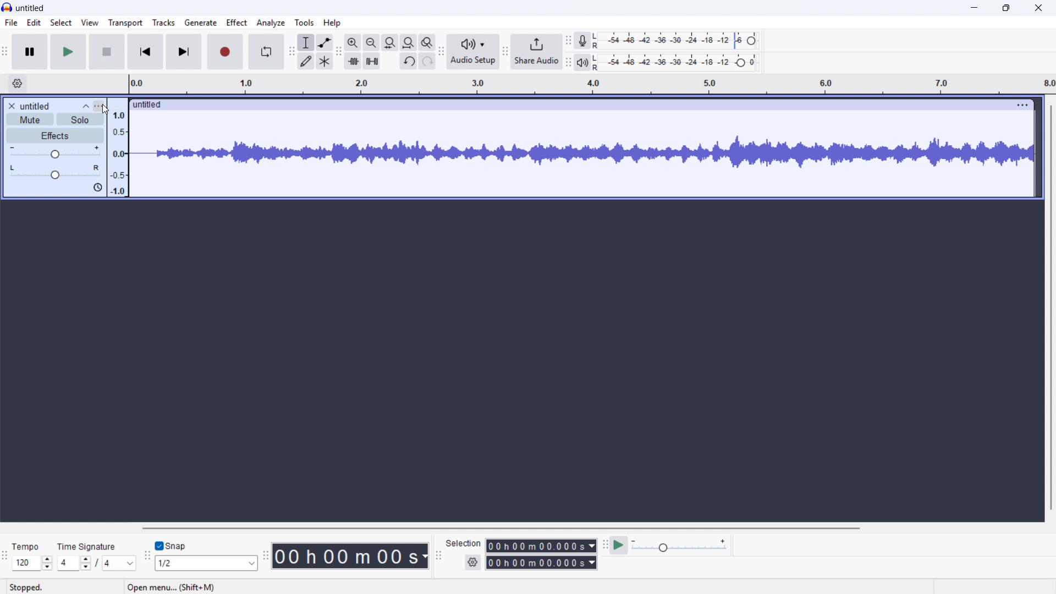 Image resolution: width=1056 pixels, height=594 pixels. What do you see at coordinates (62, 23) in the screenshot?
I see `select ` at bounding box center [62, 23].